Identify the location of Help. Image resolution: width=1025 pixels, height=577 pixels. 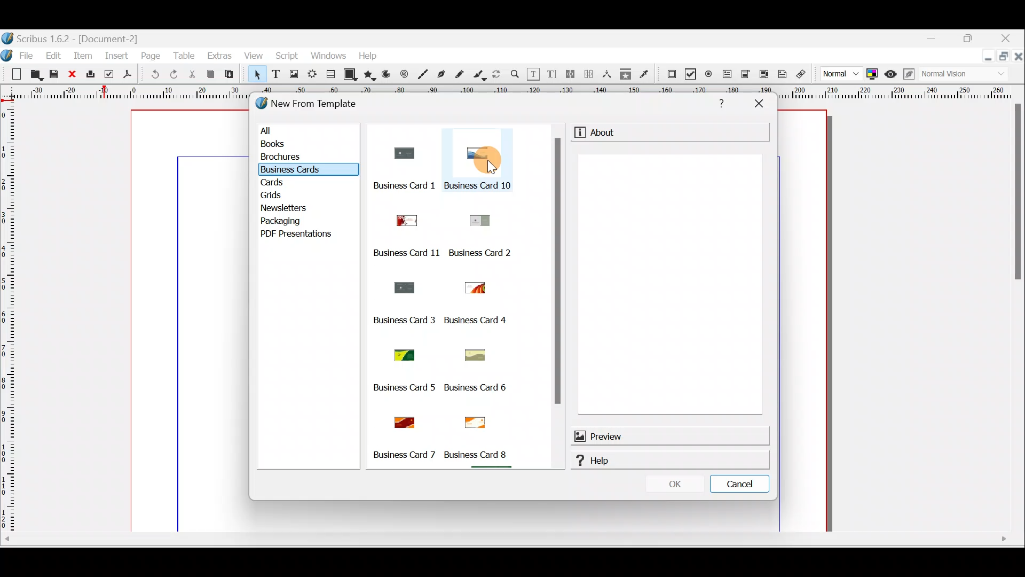
(370, 56).